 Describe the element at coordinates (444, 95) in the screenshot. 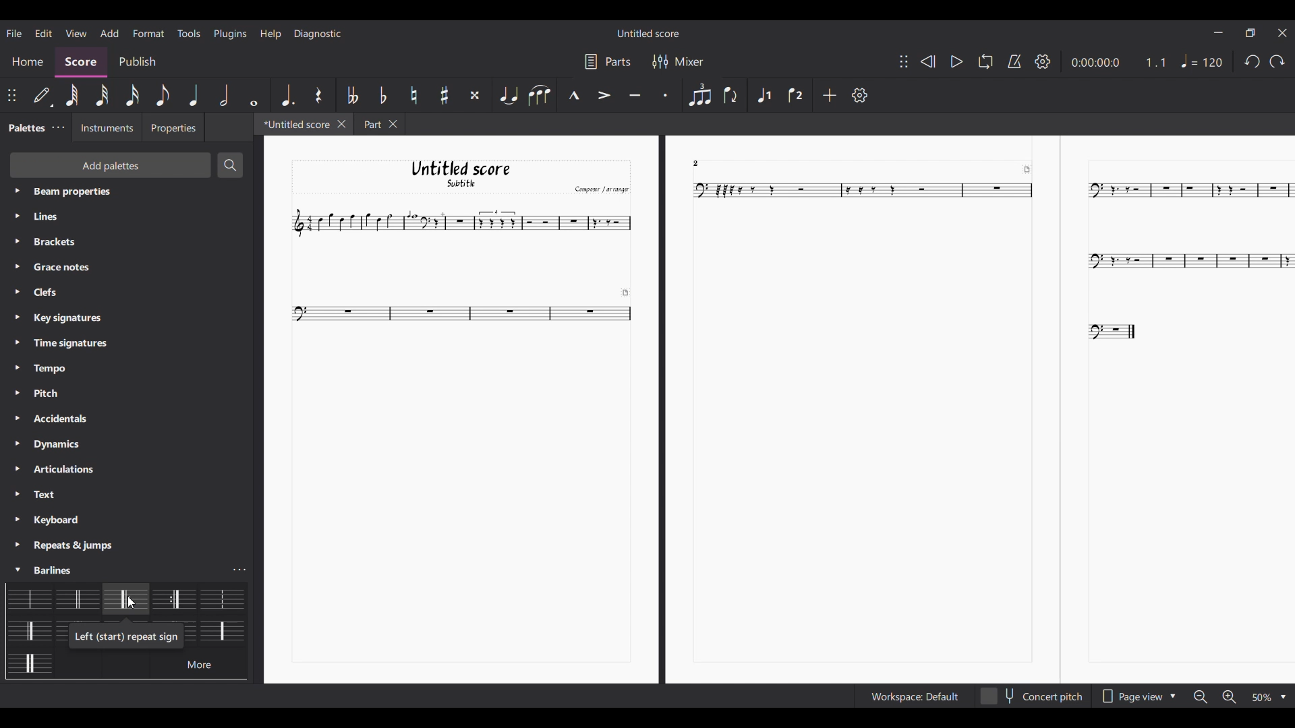

I see `Toggle sharp` at that location.